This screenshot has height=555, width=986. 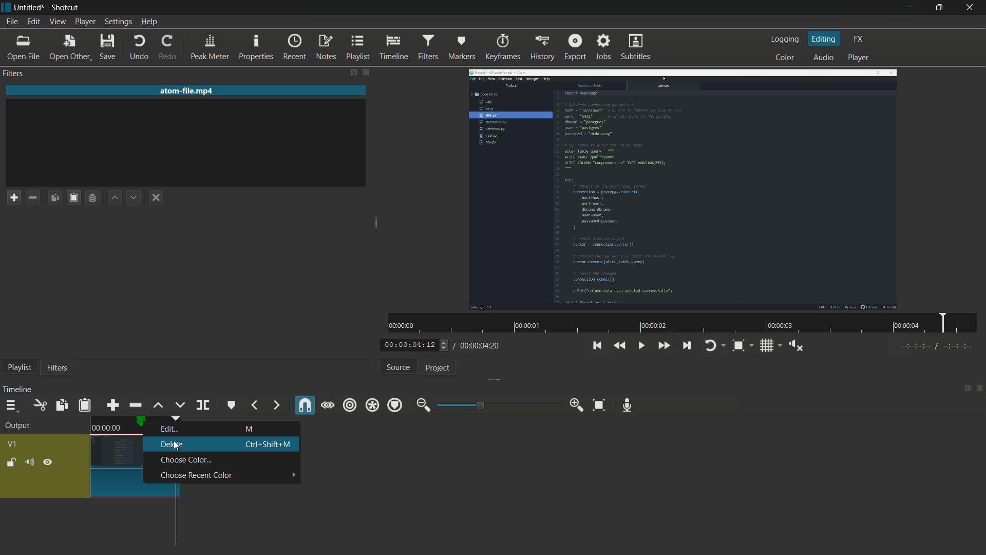 I want to click on file menu, so click(x=12, y=22).